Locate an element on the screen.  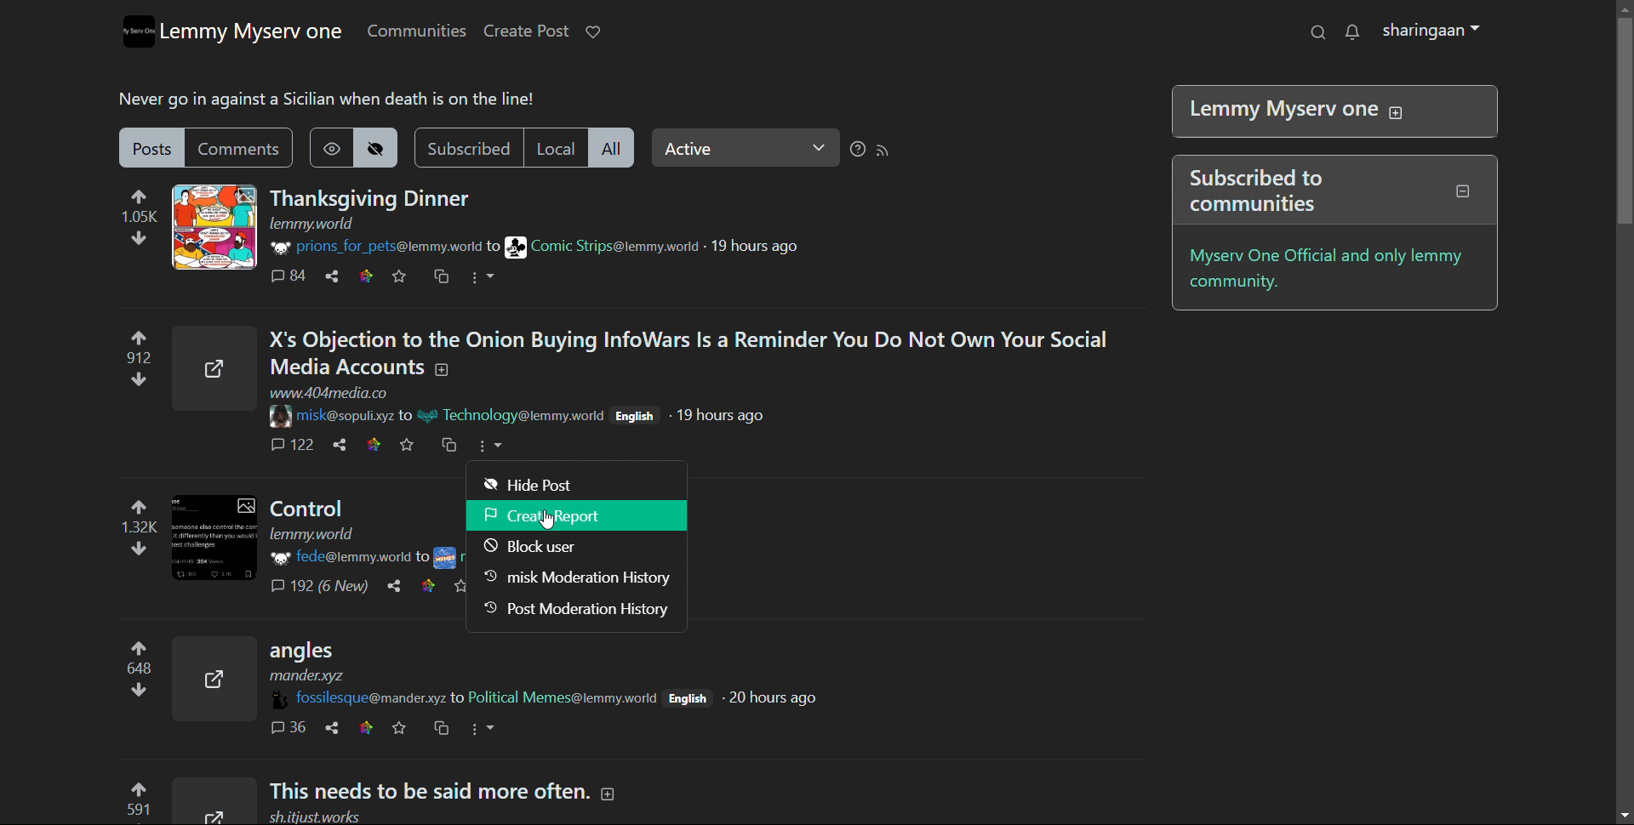
favorites is located at coordinates (463, 587).